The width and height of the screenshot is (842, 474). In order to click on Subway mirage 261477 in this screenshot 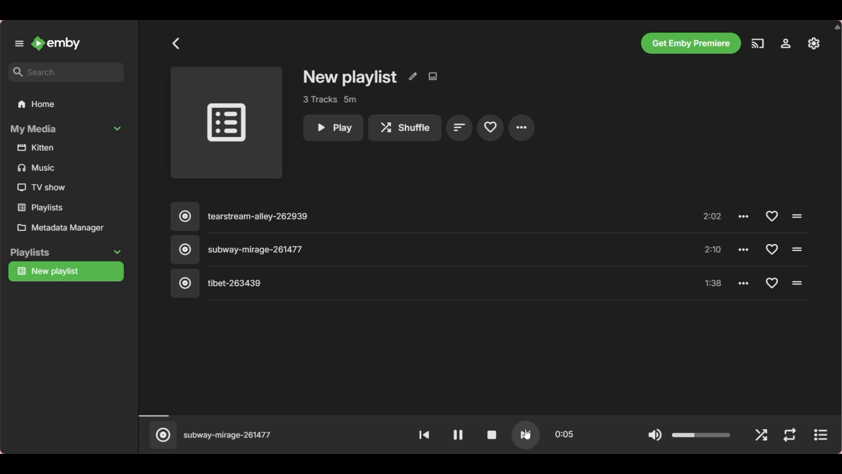, I will do `click(242, 249)`.